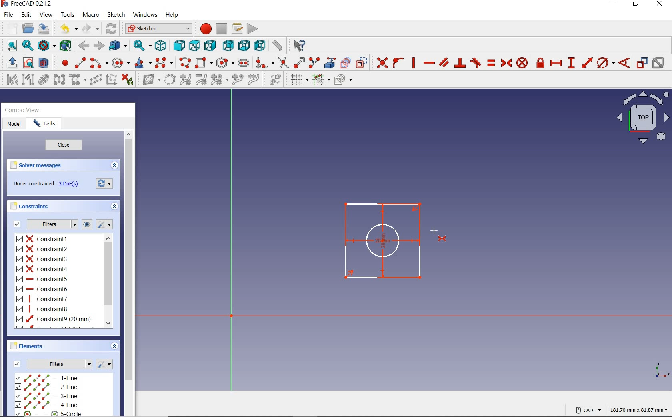  Describe the element at coordinates (106, 185) in the screenshot. I see `forces recomputation of active document` at that location.